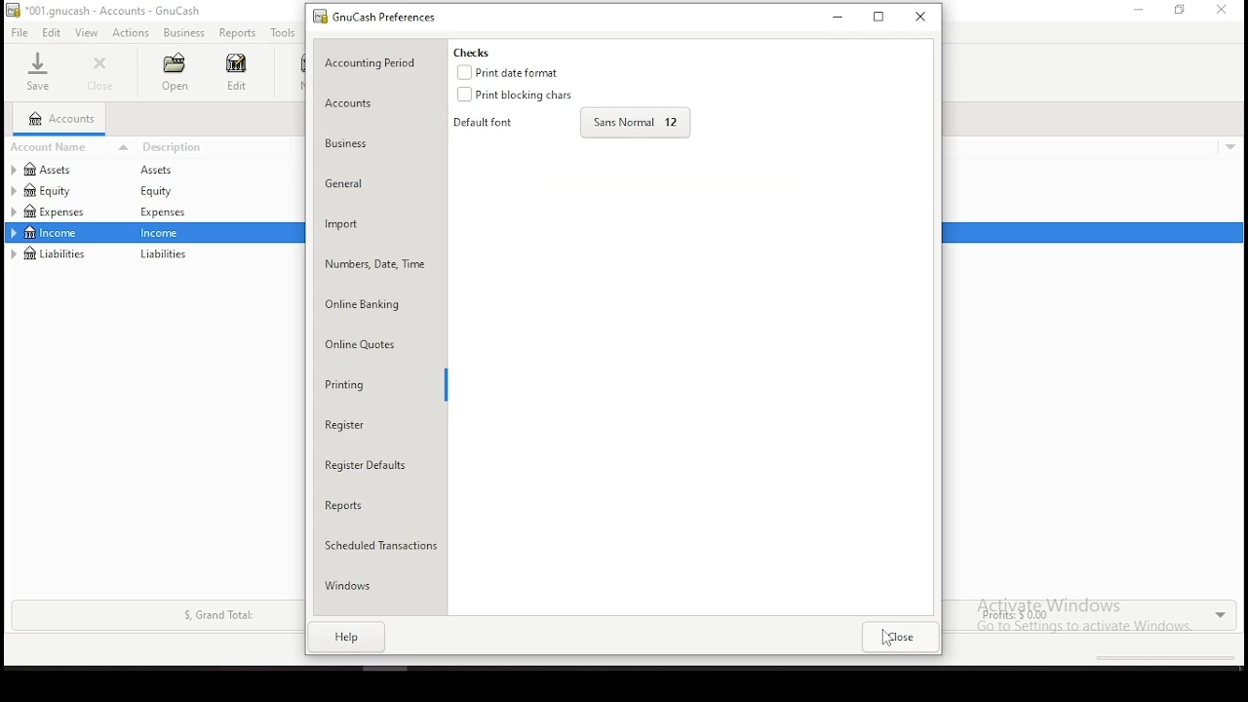  What do you see at coordinates (920, 16) in the screenshot?
I see `close window` at bounding box center [920, 16].